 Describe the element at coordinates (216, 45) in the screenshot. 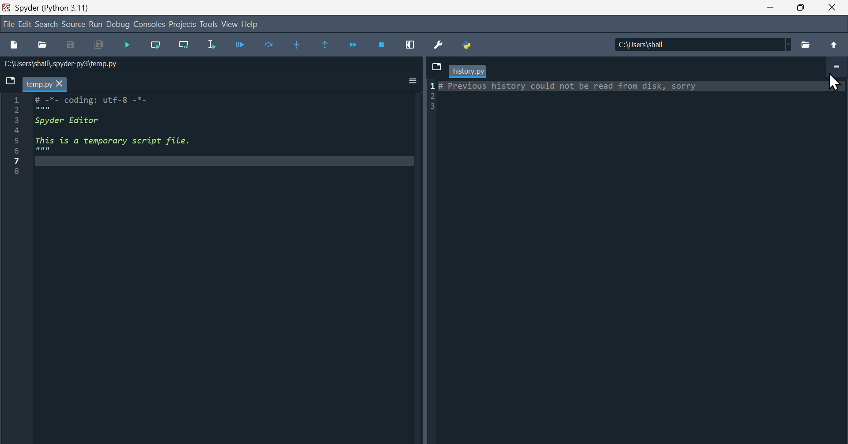

I see `Run Selection` at that location.